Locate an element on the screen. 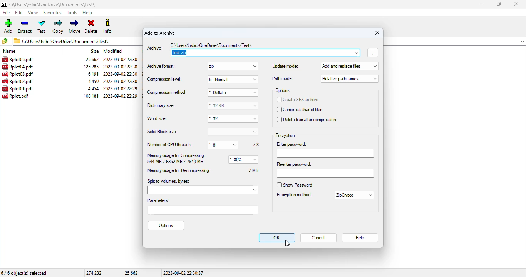  create SFX archive is located at coordinates (298, 100).